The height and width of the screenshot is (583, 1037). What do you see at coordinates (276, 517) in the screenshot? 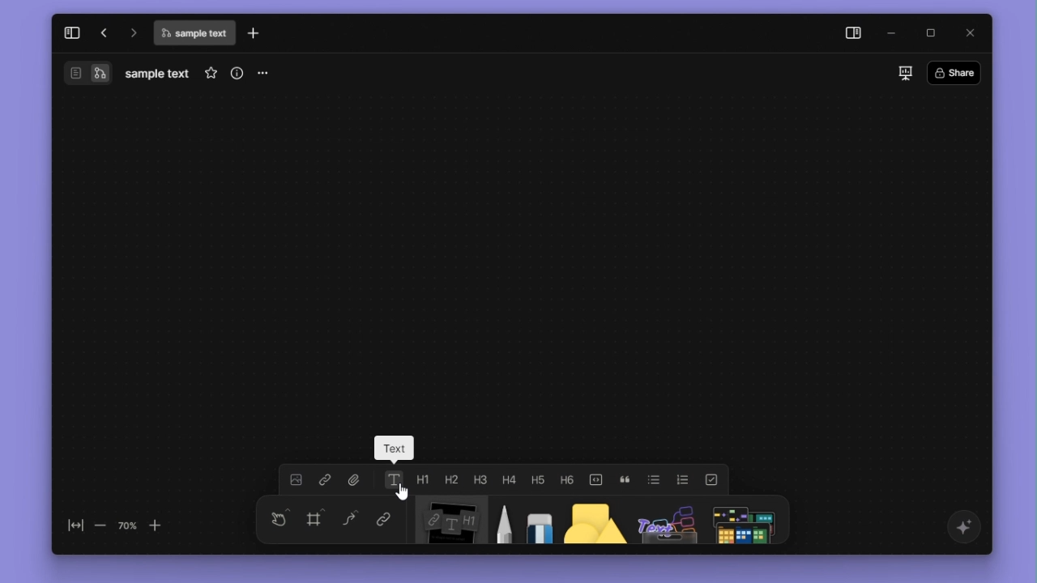
I see `Select V` at bounding box center [276, 517].